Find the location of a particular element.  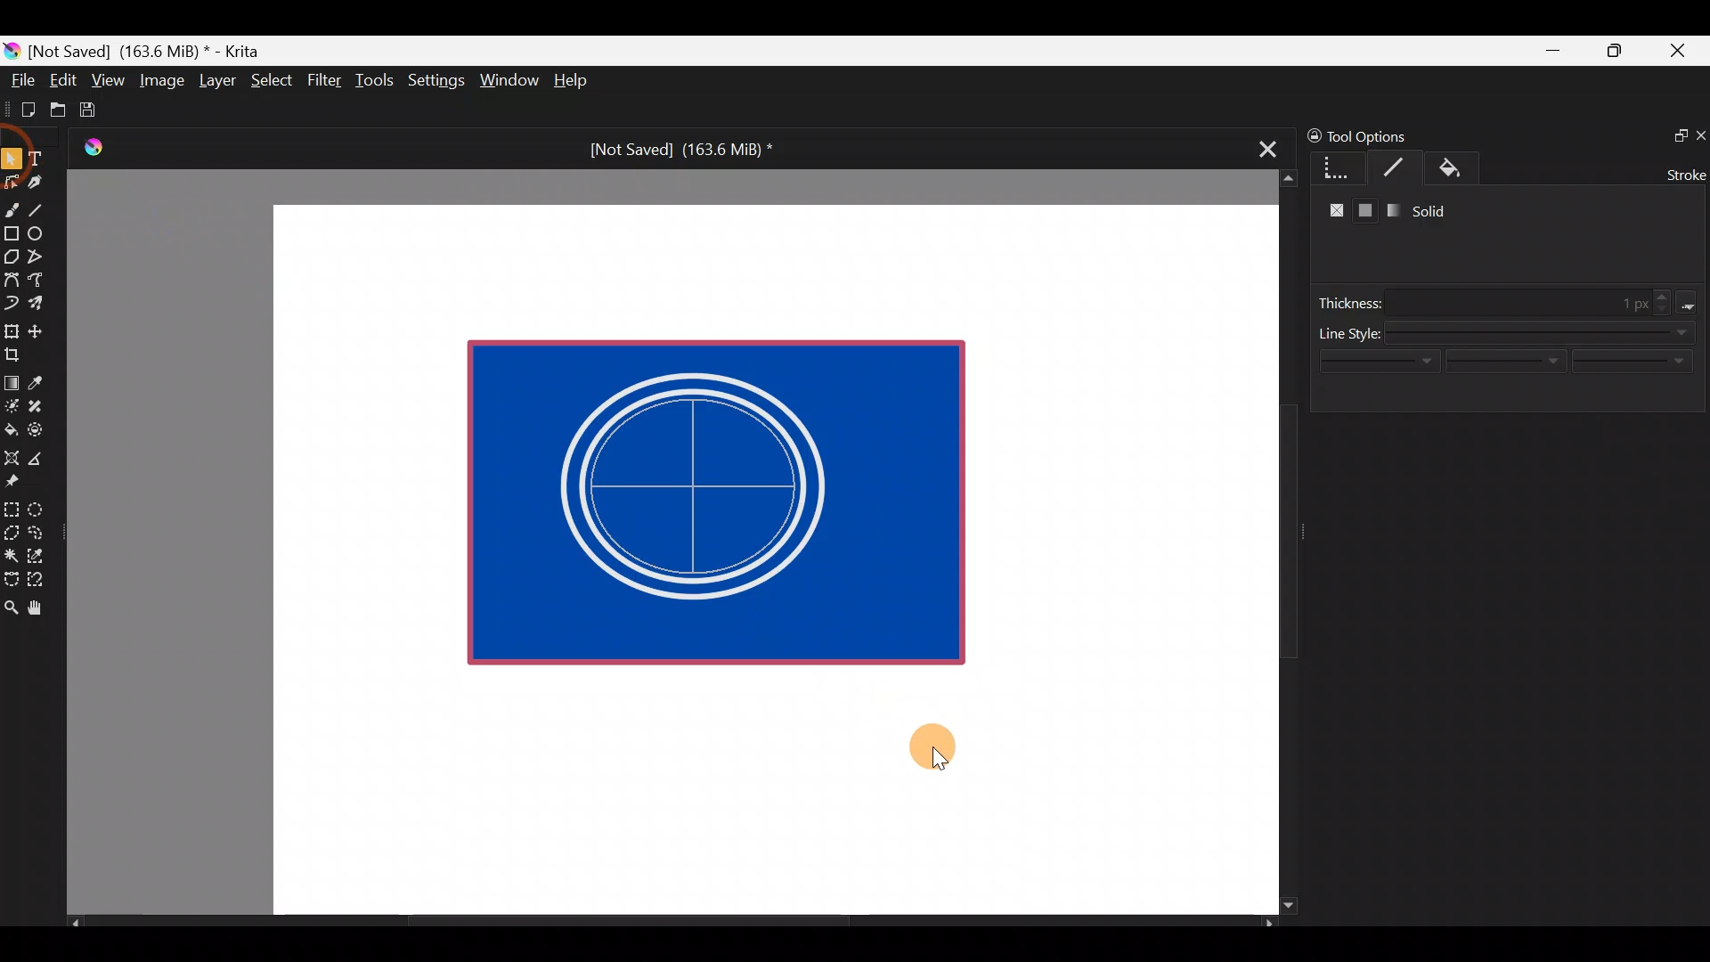

Krita logo is located at coordinates (12, 50).